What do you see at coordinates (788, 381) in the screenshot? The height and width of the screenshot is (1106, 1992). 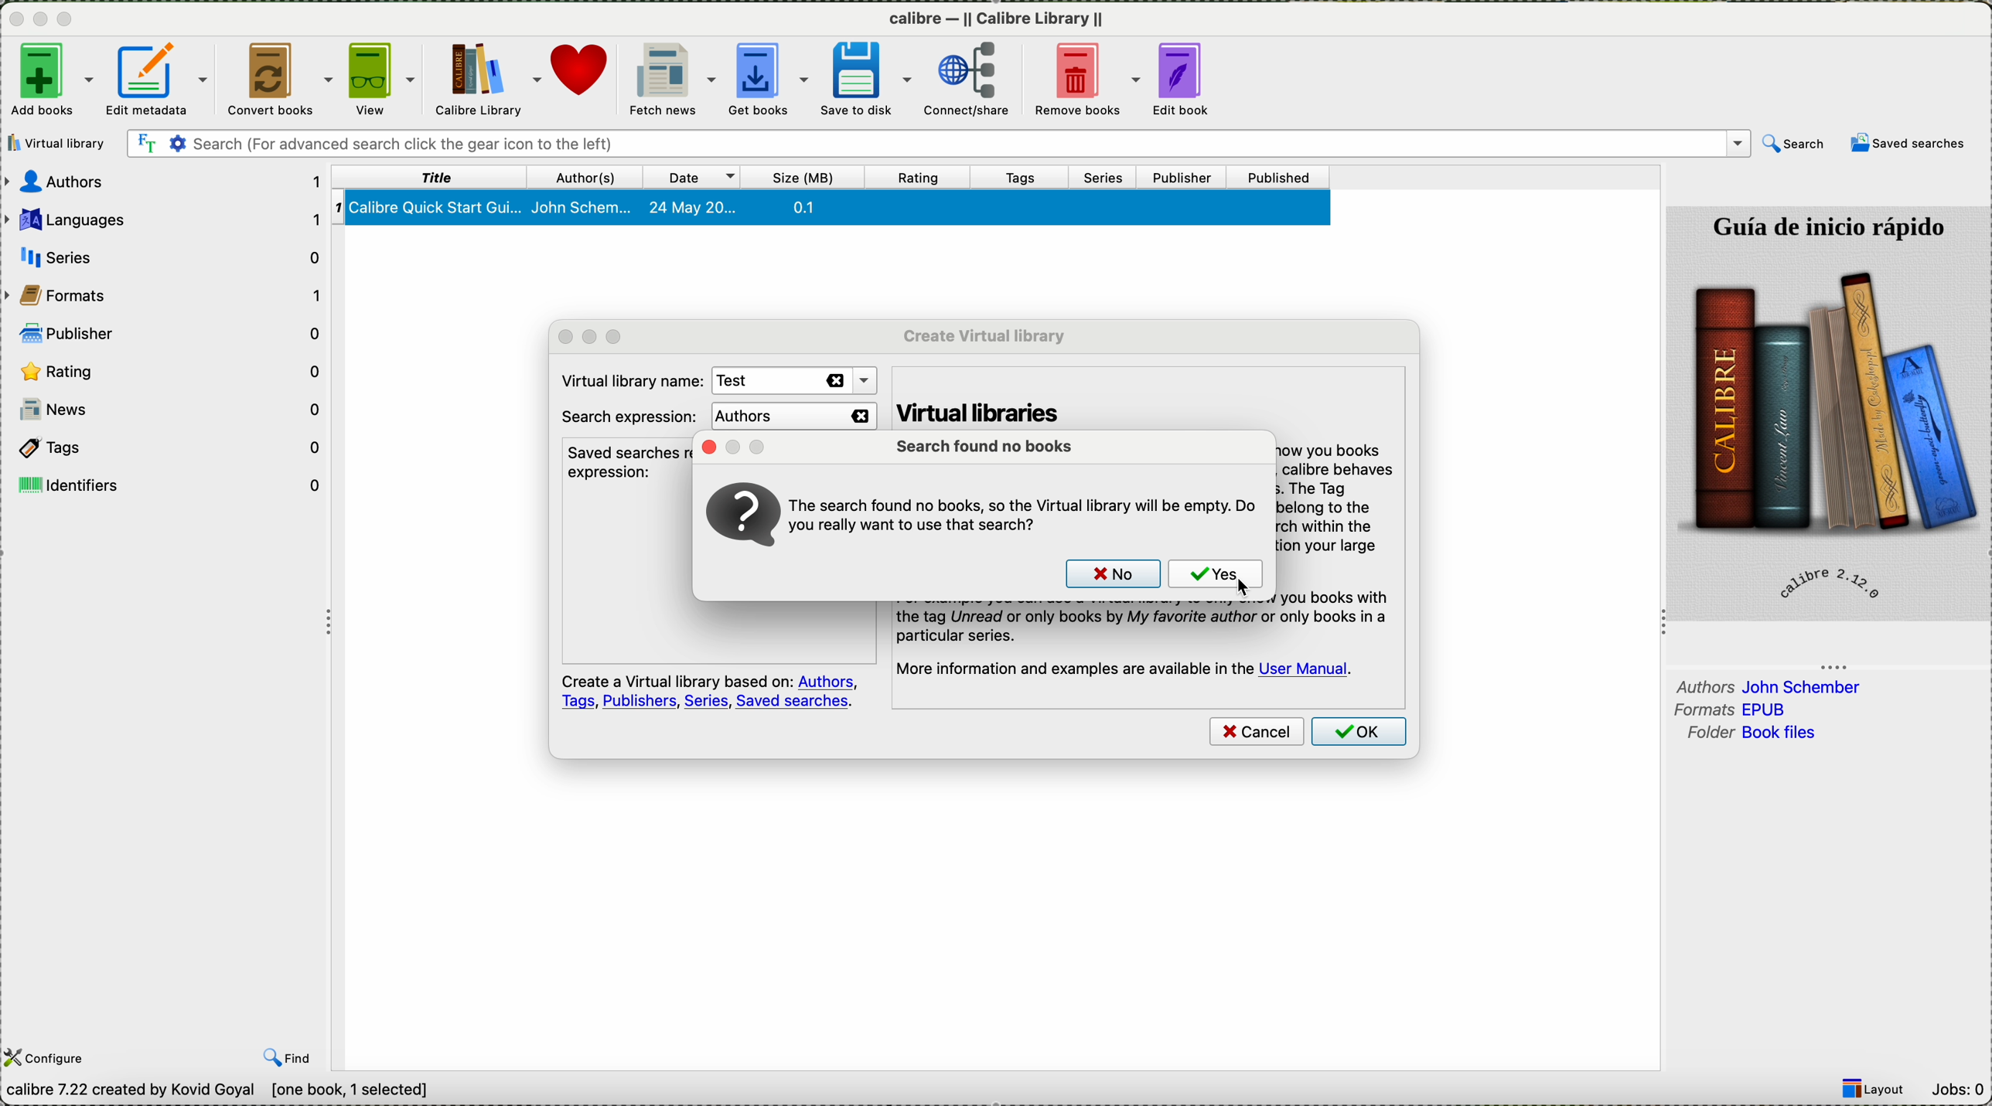 I see `test name` at bounding box center [788, 381].